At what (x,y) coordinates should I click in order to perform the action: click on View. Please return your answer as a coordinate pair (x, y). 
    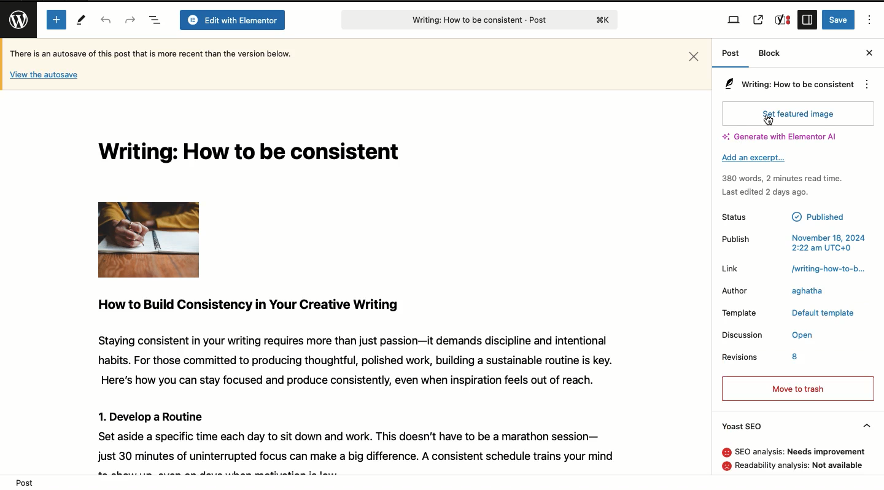
    Looking at the image, I should click on (735, 20).